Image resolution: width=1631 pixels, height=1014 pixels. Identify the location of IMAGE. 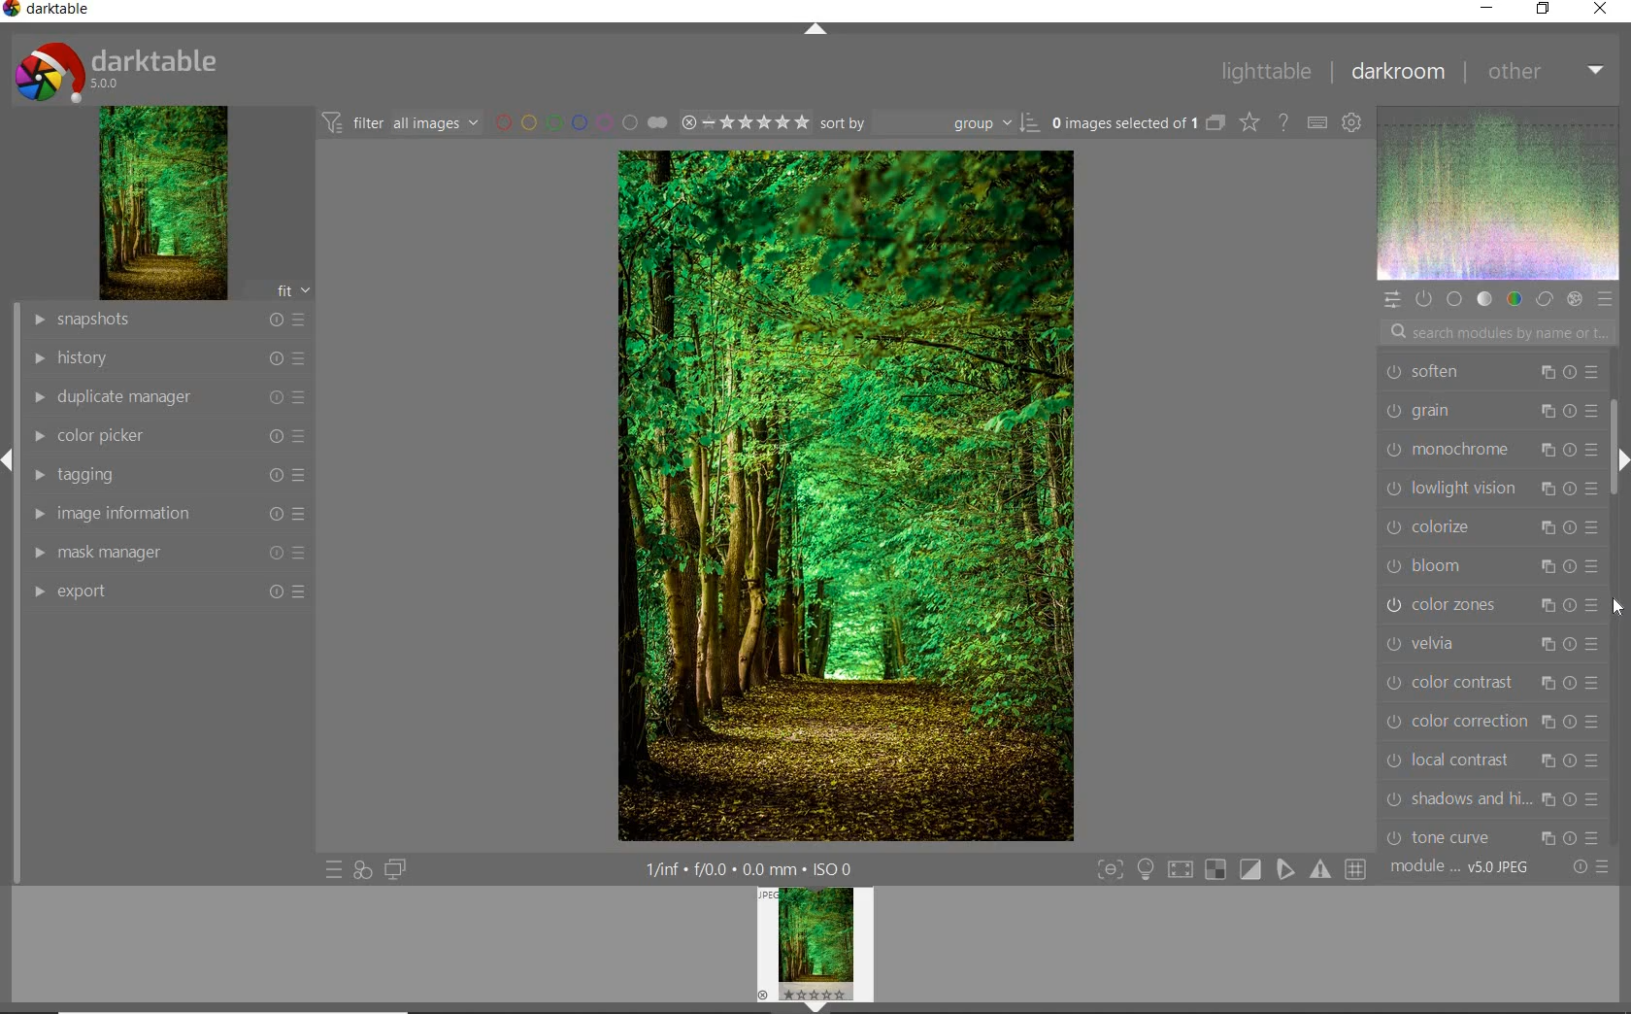
(160, 202).